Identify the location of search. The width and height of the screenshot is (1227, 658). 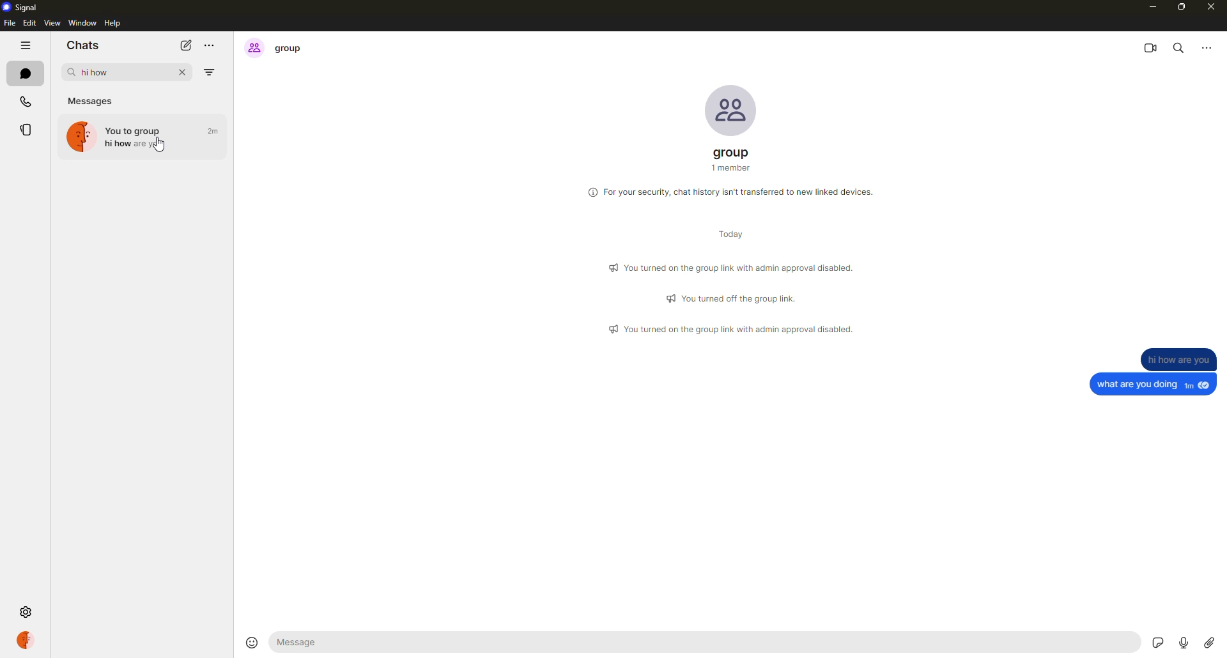
(1179, 47).